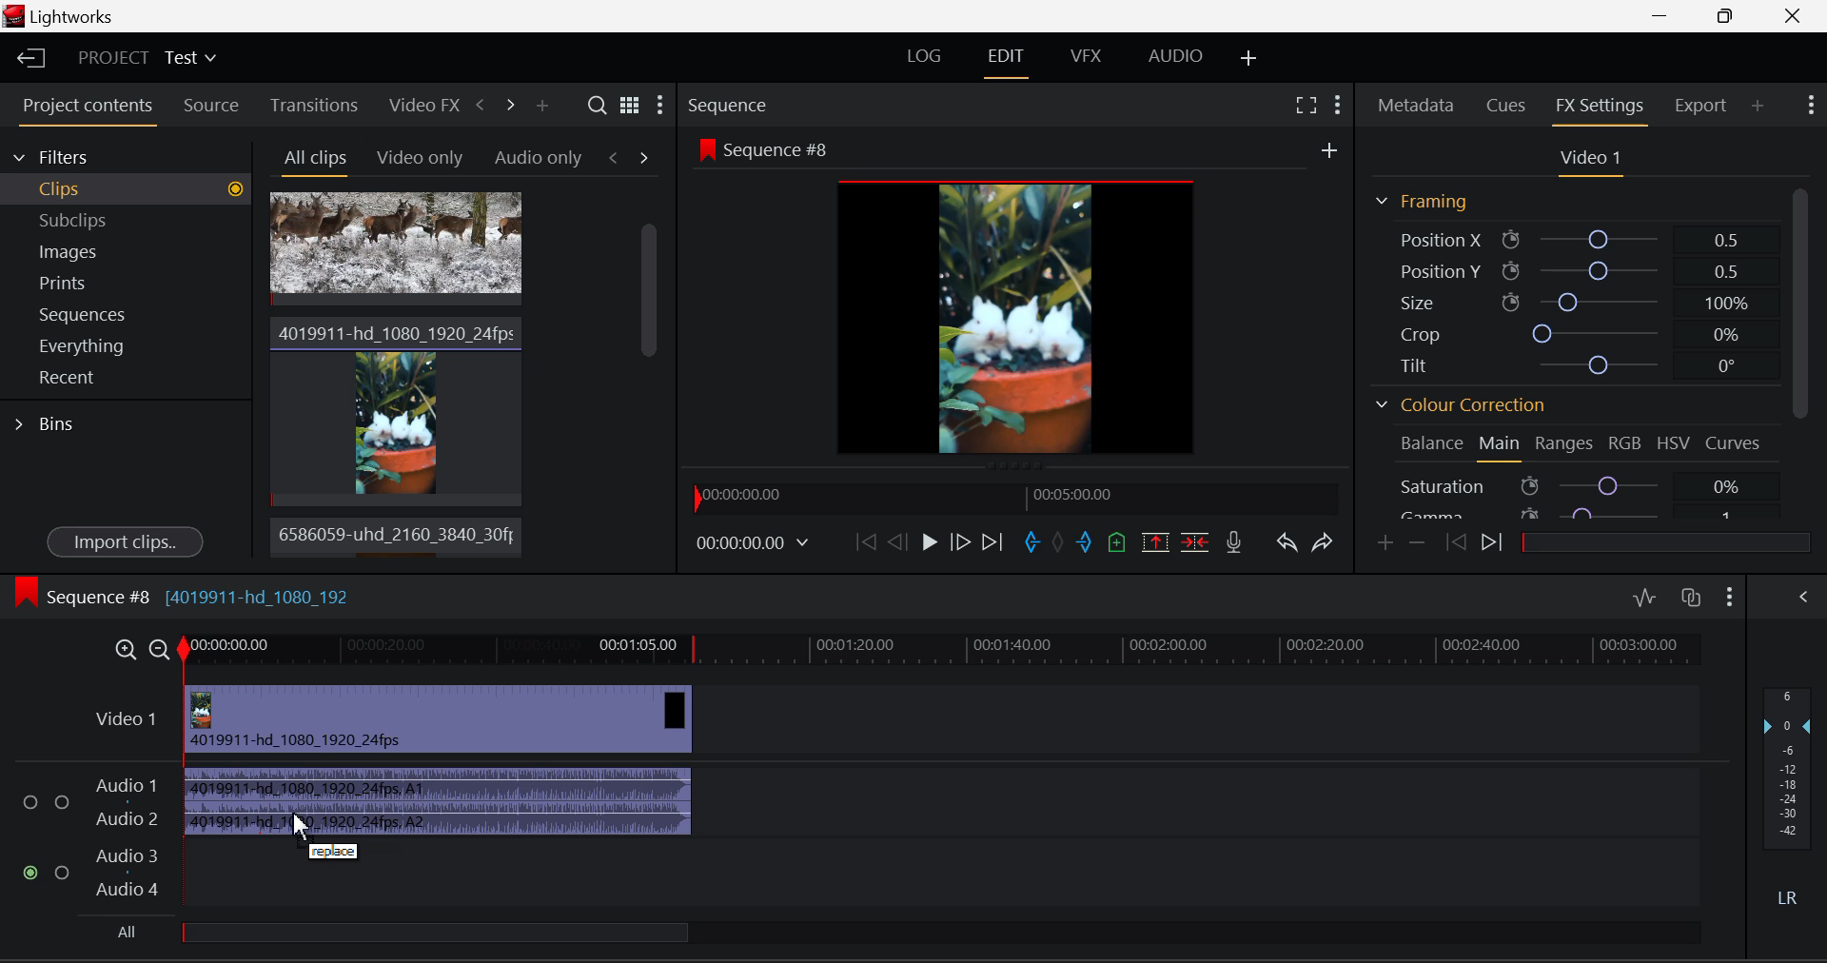  I want to click on Remove Marked Section, so click(1158, 540).